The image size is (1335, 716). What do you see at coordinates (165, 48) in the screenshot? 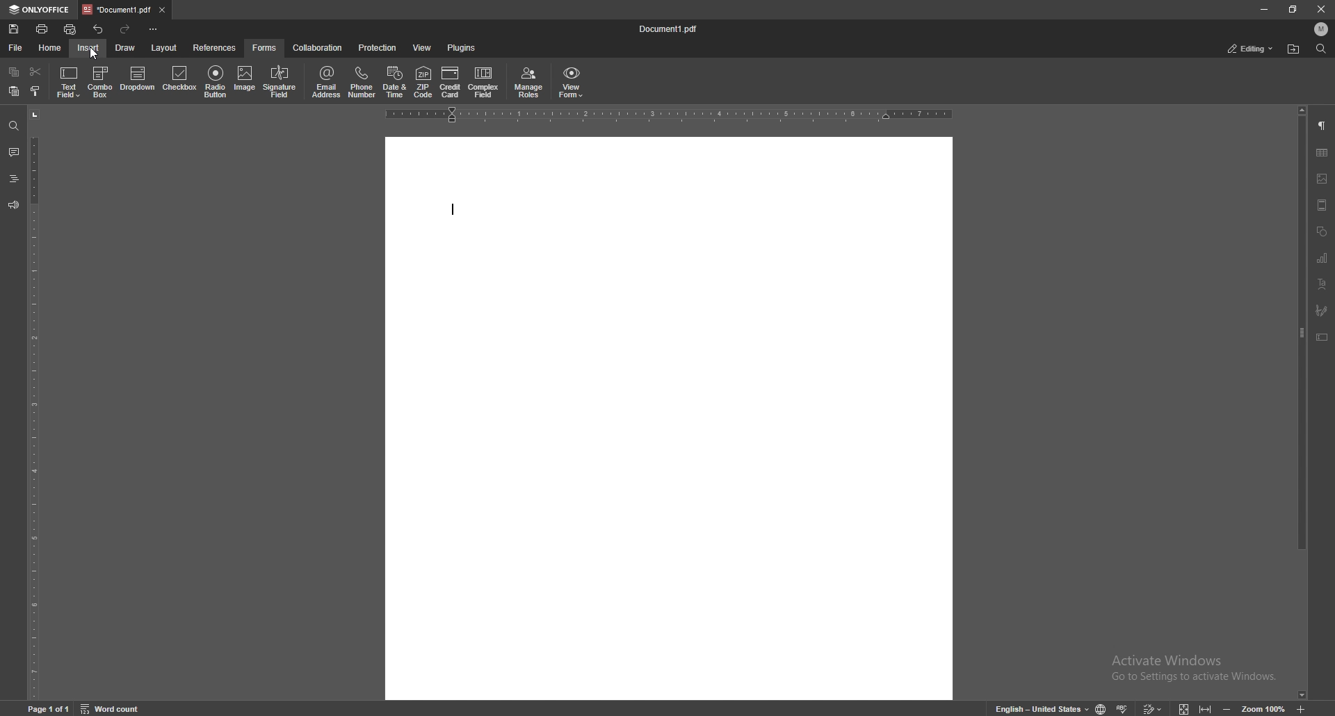
I see `layout` at bounding box center [165, 48].